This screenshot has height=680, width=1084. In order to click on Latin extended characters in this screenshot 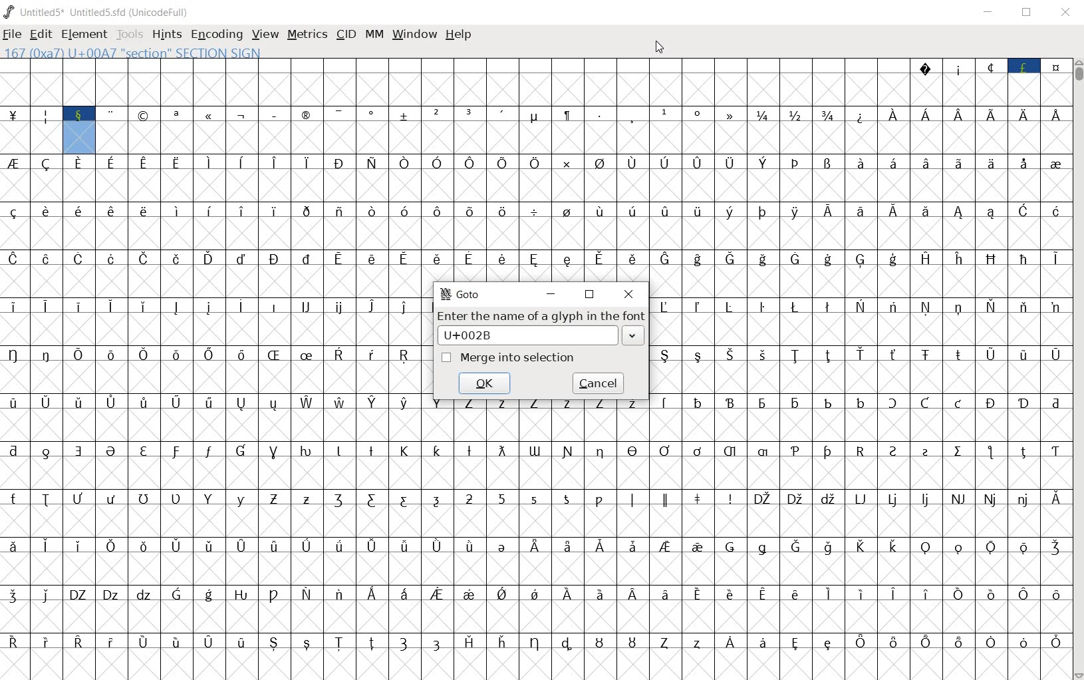, I will do `click(484, 265)`.